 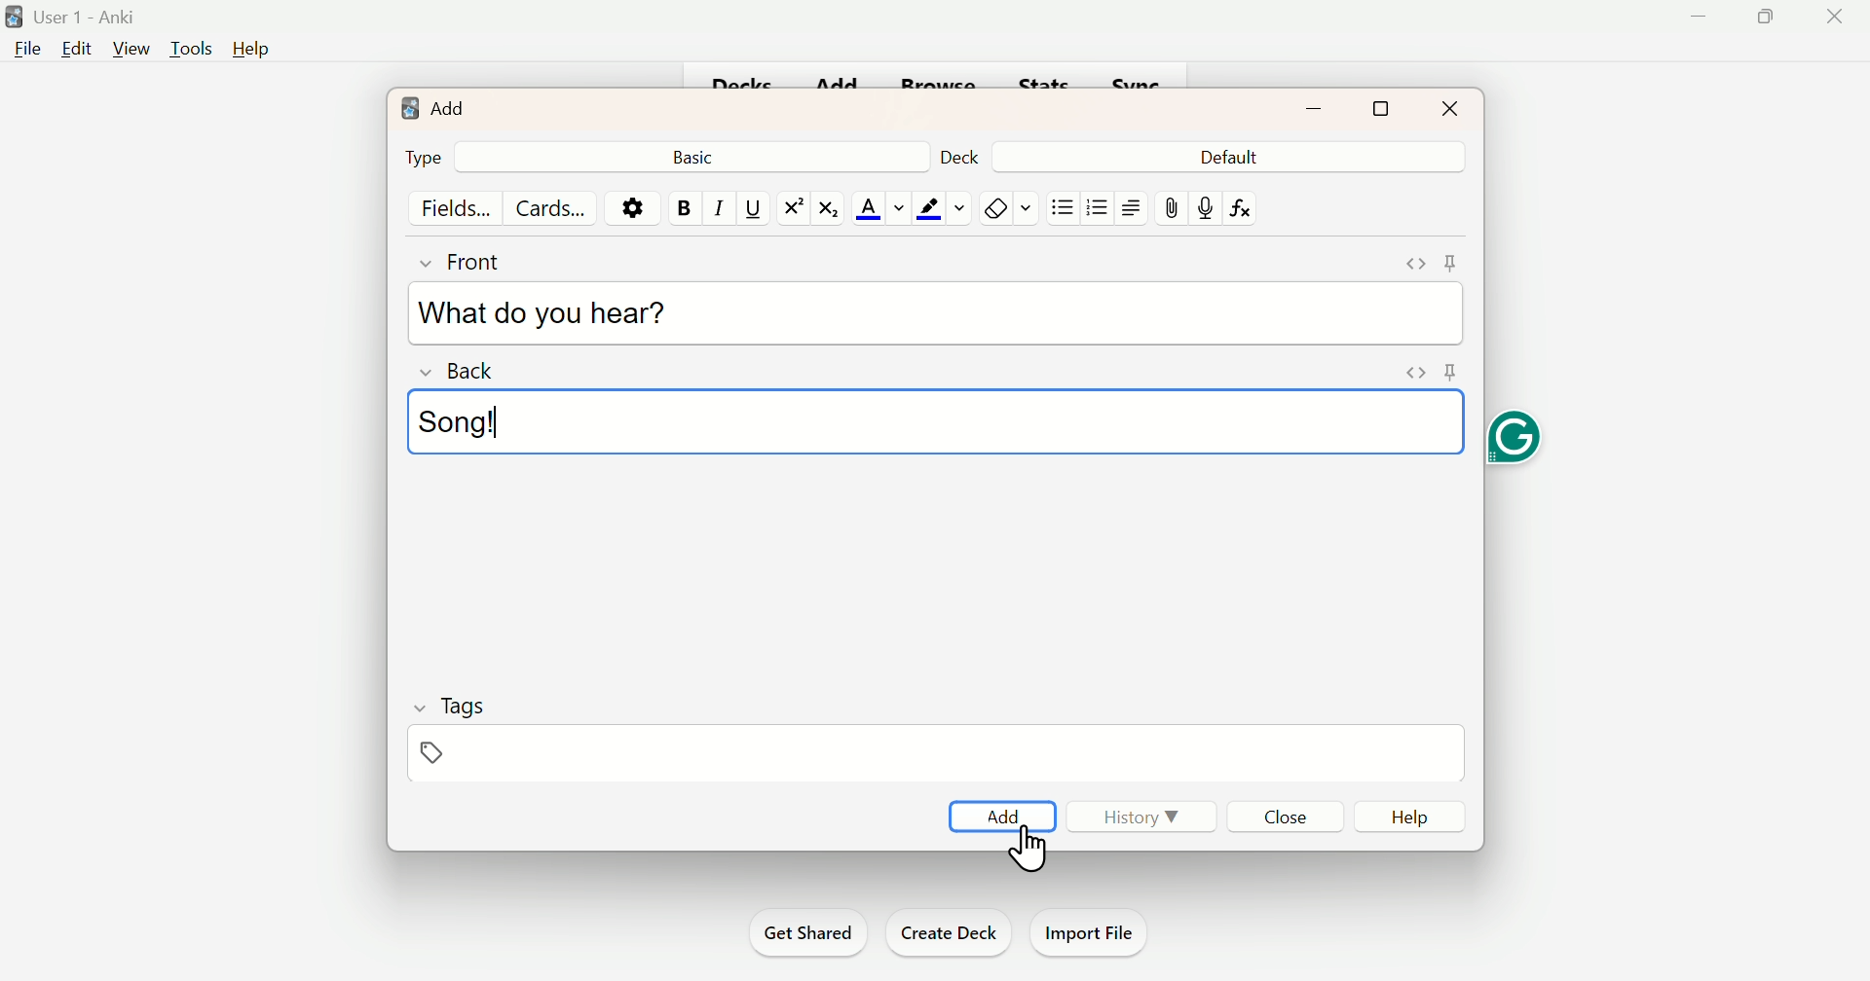 What do you see at coordinates (1449, 372) in the screenshot?
I see `pin` at bounding box center [1449, 372].